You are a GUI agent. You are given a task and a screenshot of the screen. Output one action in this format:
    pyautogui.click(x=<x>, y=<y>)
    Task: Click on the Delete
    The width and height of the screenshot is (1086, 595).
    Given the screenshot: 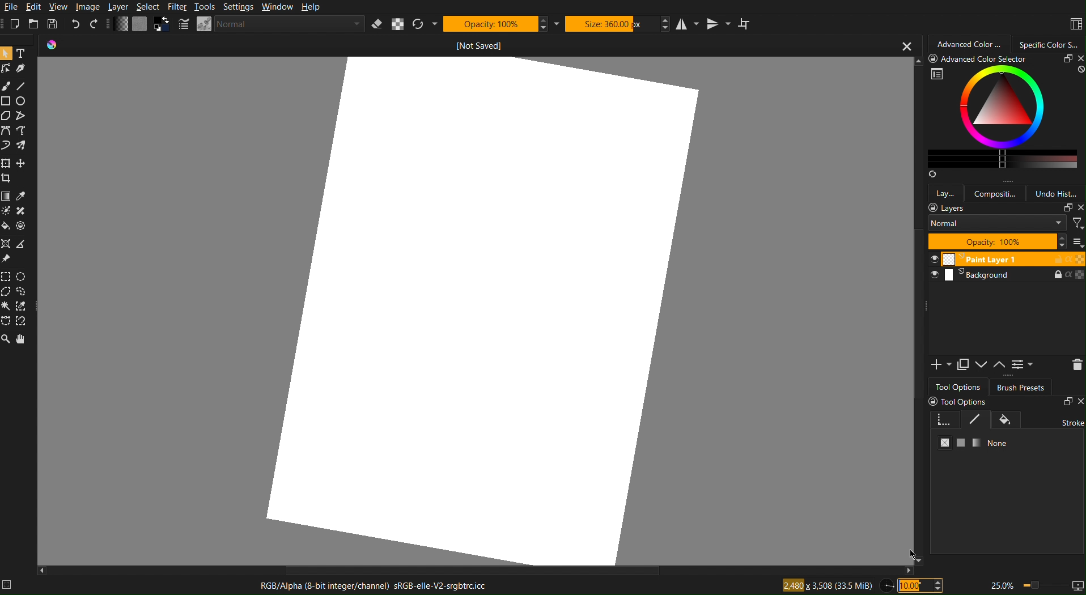 What is the action you would take?
    pyautogui.click(x=1075, y=365)
    